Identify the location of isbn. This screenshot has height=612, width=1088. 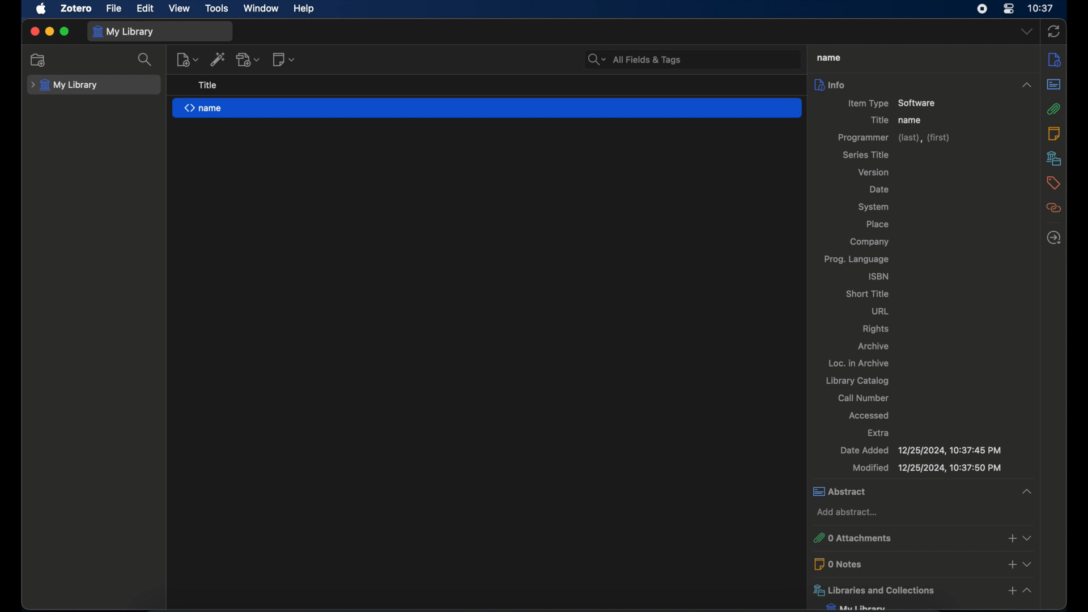
(880, 275).